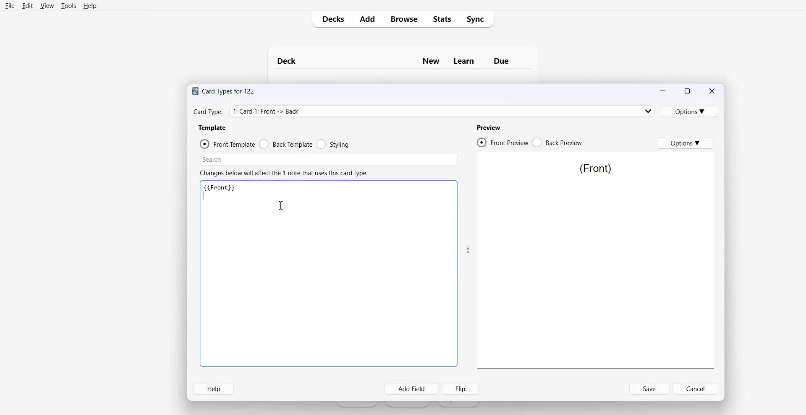  What do you see at coordinates (412, 389) in the screenshot?
I see `Add Field` at bounding box center [412, 389].